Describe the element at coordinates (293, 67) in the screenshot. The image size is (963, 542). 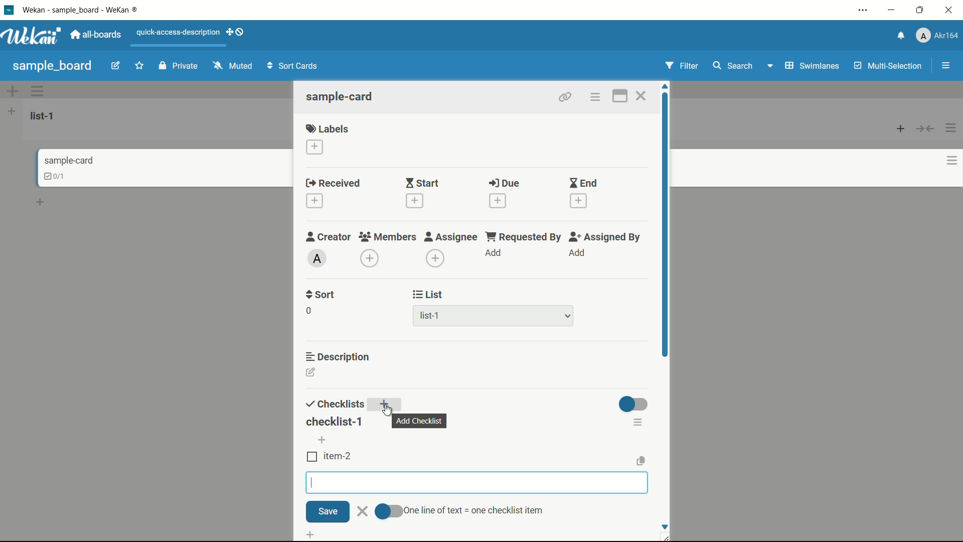
I see `sort cards` at that location.